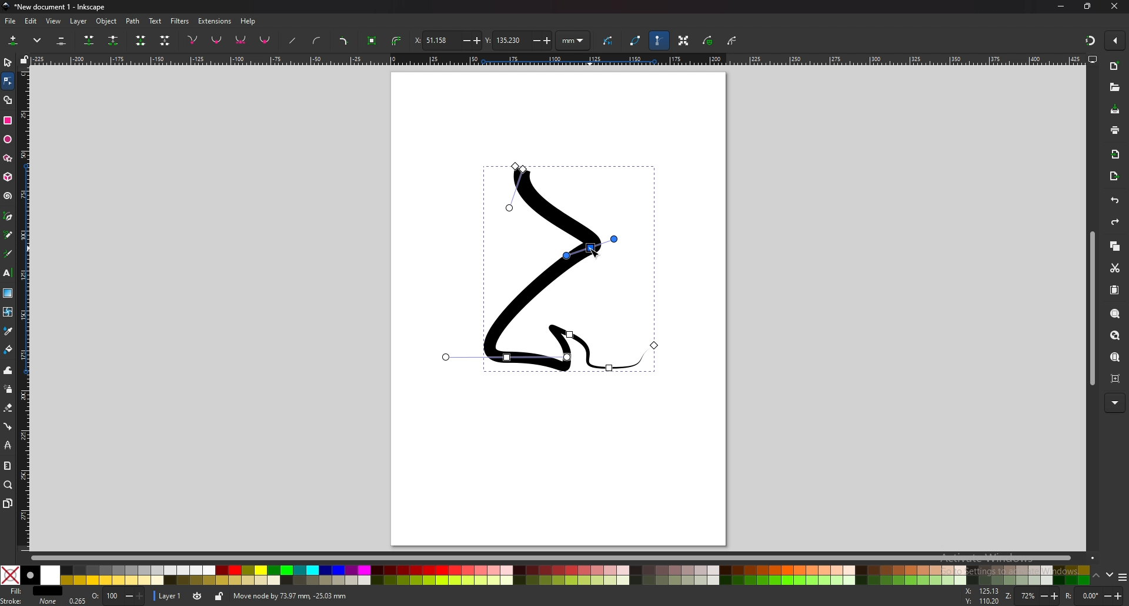 This screenshot has height=606, width=1129. Describe the element at coordinates (1115, 357) in the screenshot. I see `zoom page` at that location.